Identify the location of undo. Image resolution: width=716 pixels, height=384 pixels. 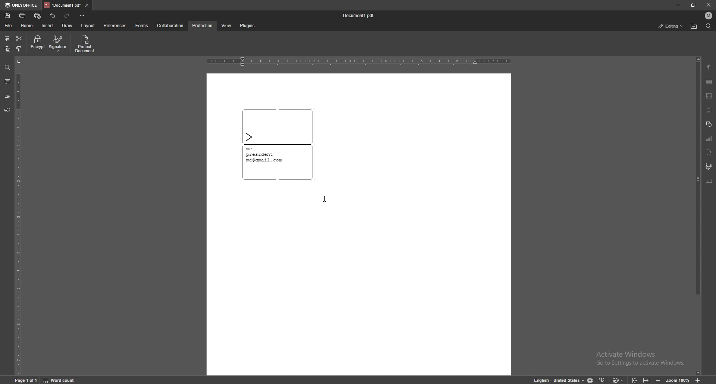
(53, 16).